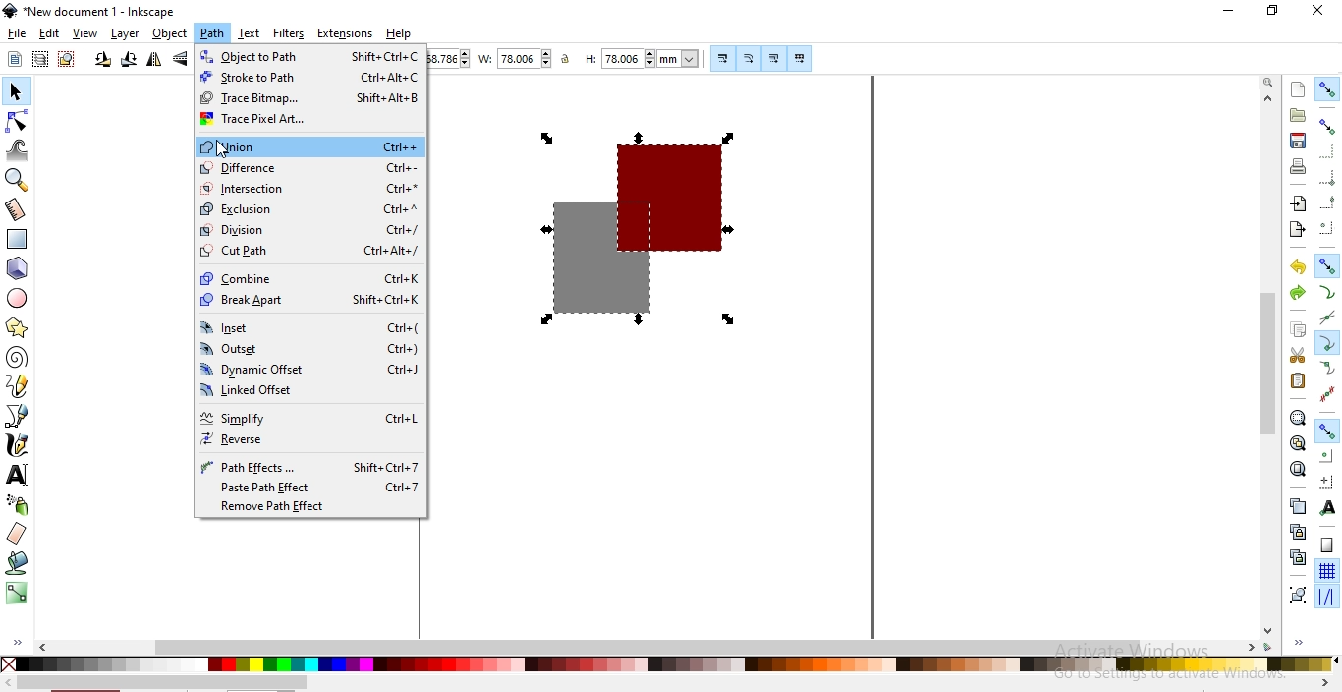 This screenshot has height=692, width=1342. Describe the element at coordinates (1297, 204) in the screenshot. I see `import a bitmap` at that location.